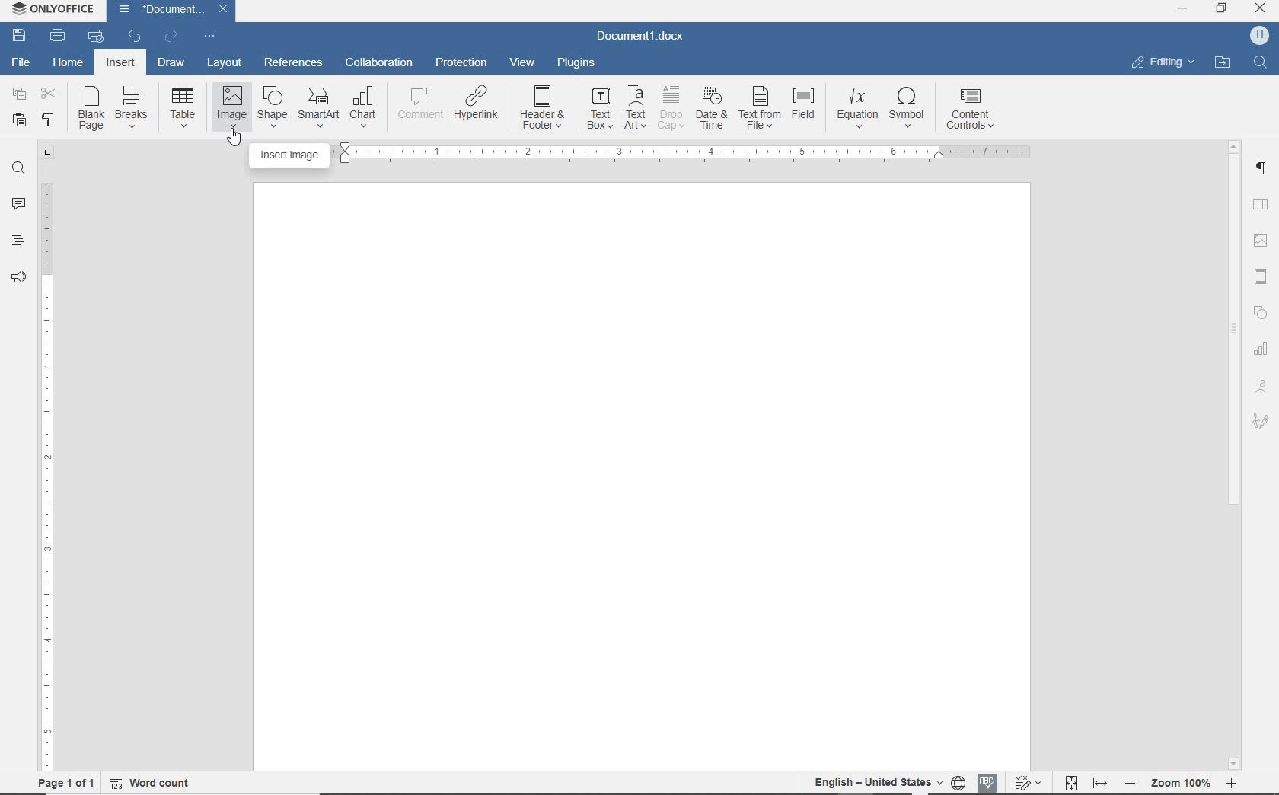 The image size is (1279, 795). Describe the element at coordinates (1264, 423) in the screenshot. I see `signature` at that location.